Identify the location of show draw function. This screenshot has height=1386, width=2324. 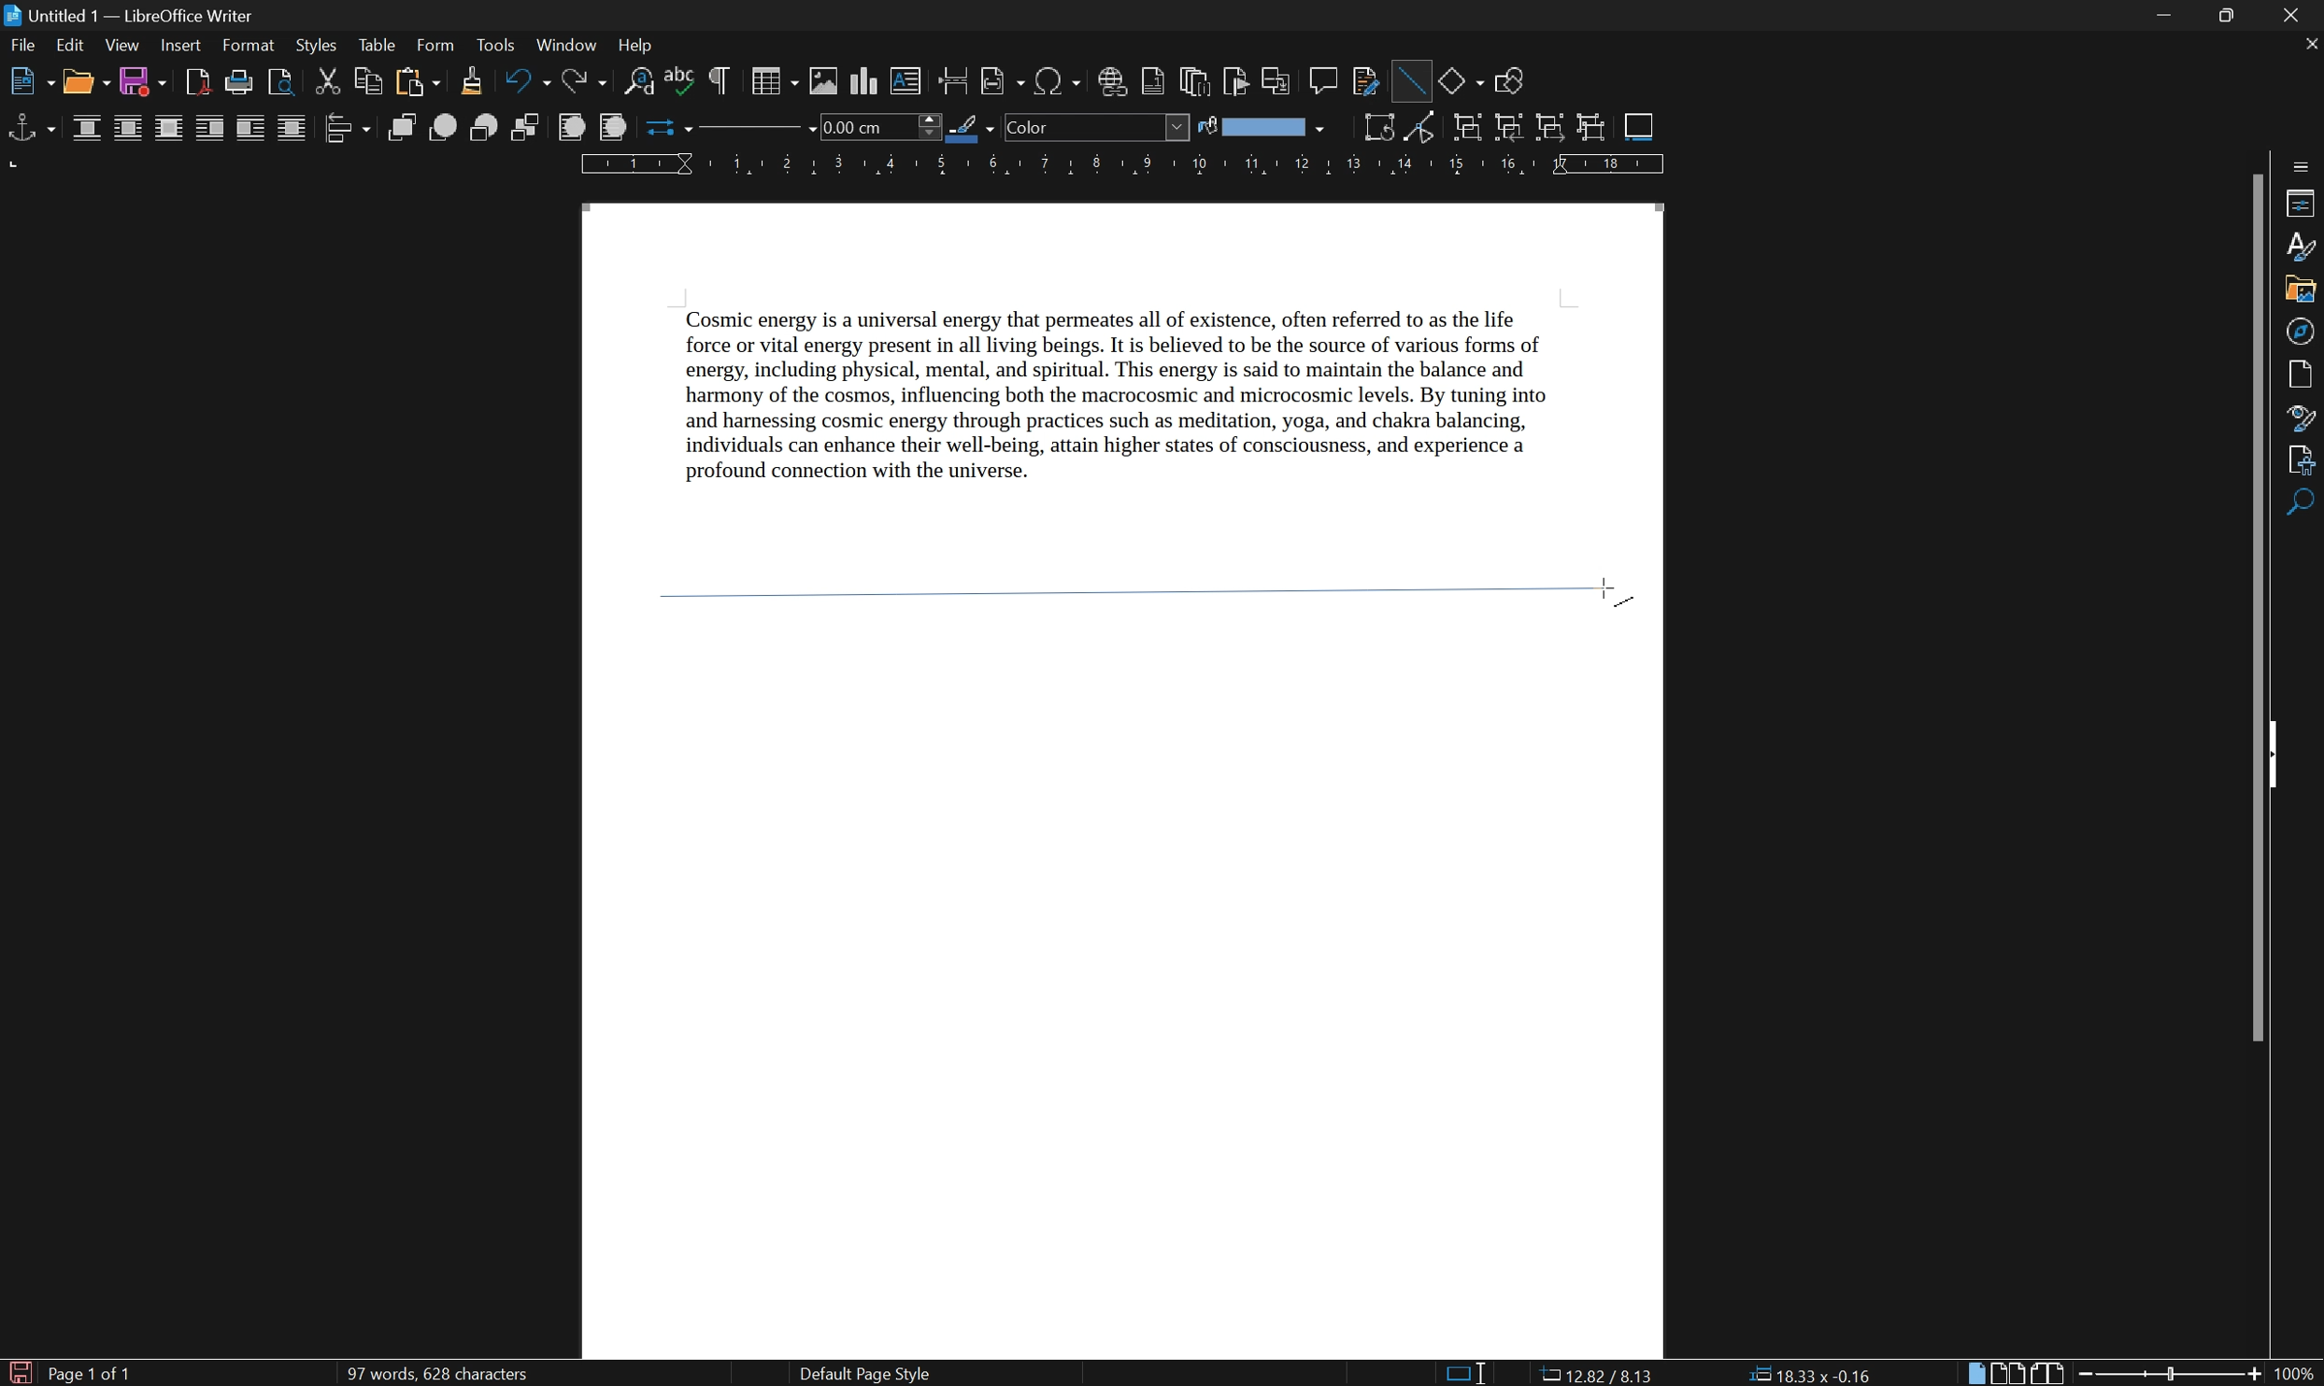
(1508, 82).